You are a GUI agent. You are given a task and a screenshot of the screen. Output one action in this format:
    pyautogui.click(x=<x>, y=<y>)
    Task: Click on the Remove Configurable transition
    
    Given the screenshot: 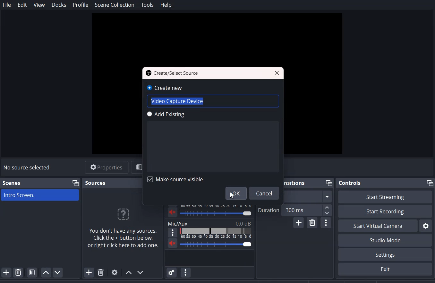 What is the action you would take?
    pyautogui.click(x=313, y=223)
    